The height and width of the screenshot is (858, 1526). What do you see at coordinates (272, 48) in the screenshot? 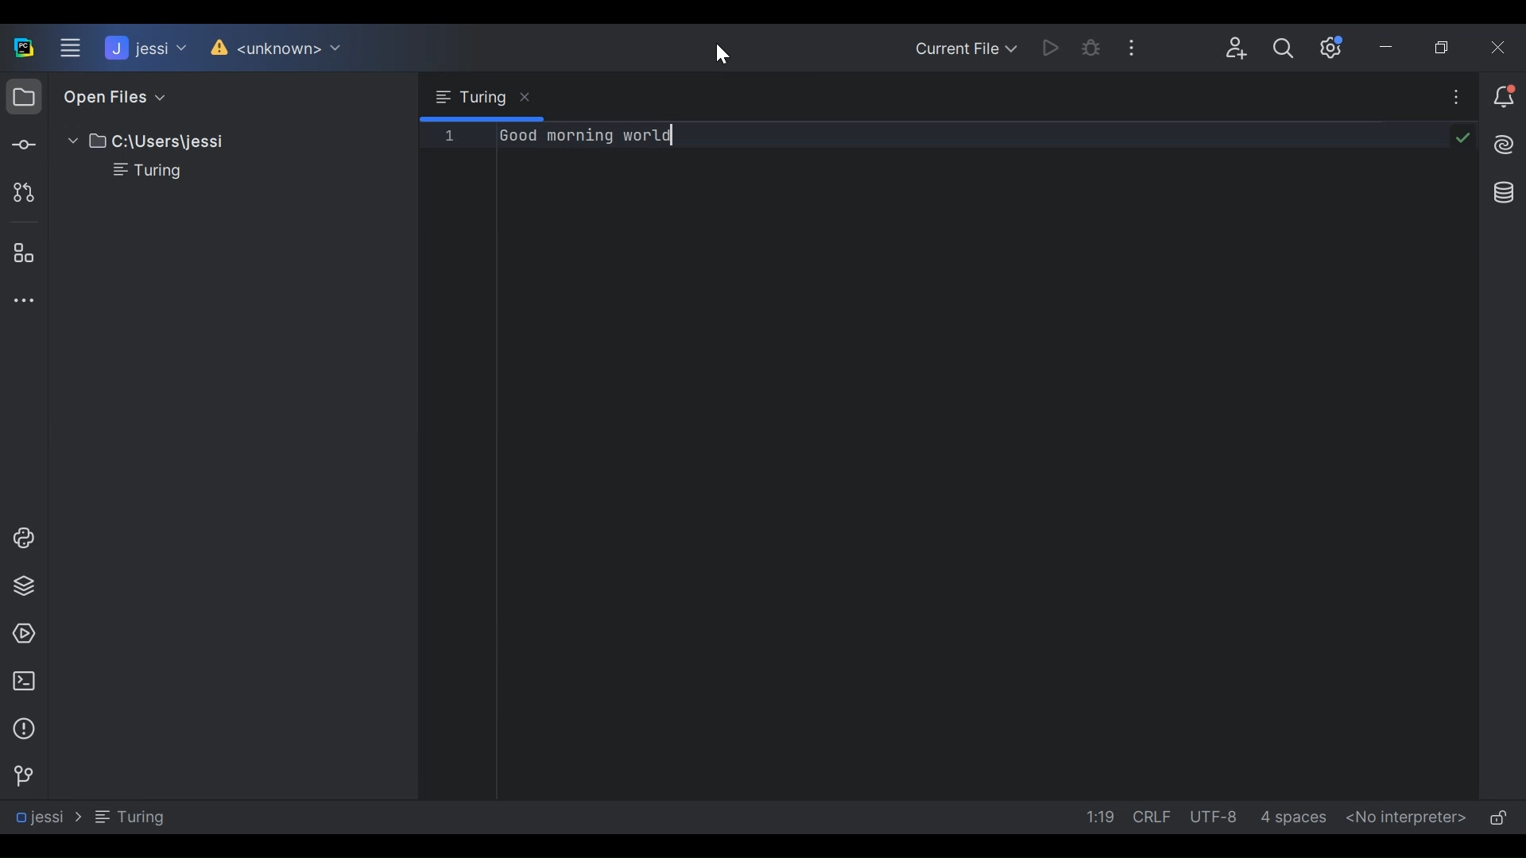
I see `Version Control` at bounding box center [272, 48].